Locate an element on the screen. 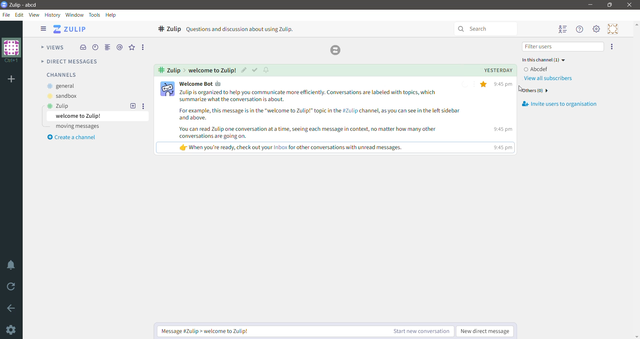 This screenshot has height=339, width=640. More is located at coordinates (143, 47).